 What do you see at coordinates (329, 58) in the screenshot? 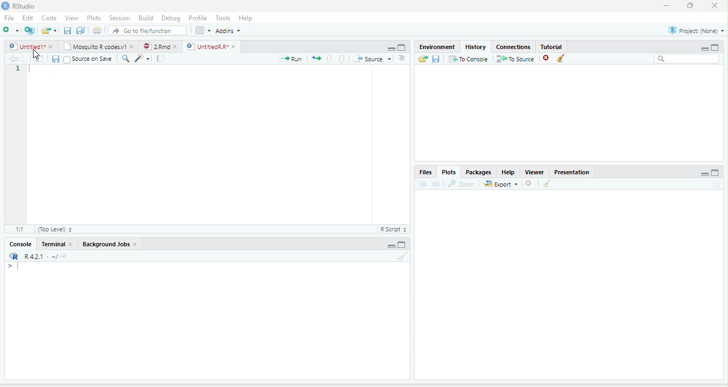
I see `Go to previous section/chunk` at bounding box center [329, 58].